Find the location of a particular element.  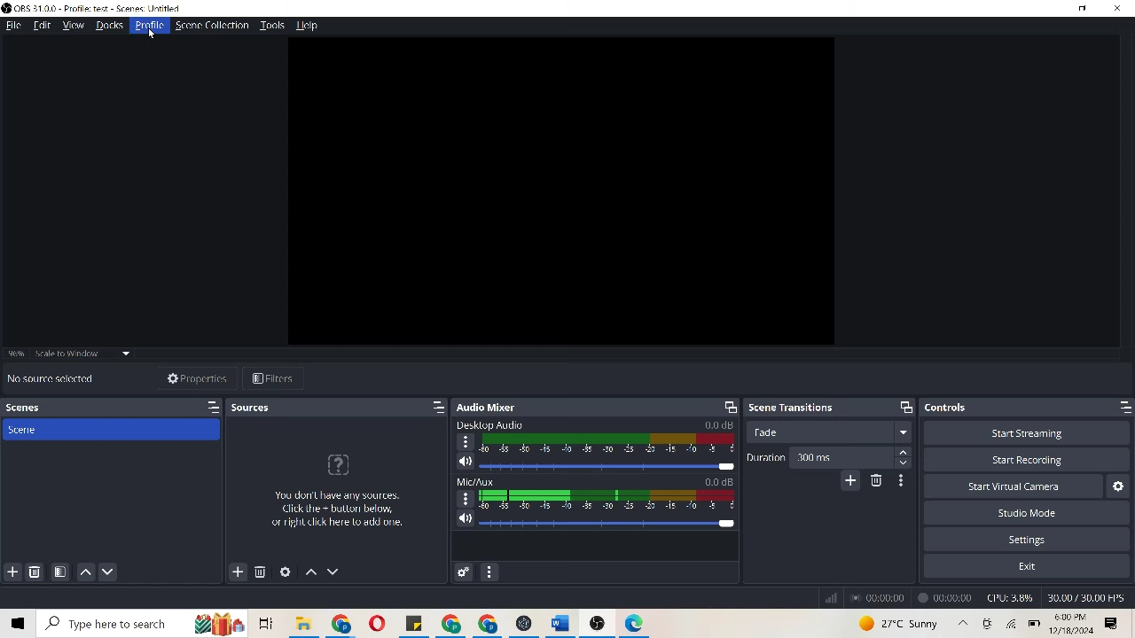

docks is located at coordinates (108, 25).